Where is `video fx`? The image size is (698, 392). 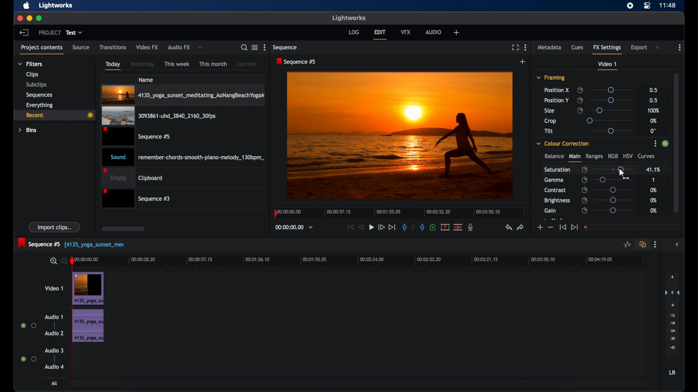
video fx is located at coordinates (148, 47).